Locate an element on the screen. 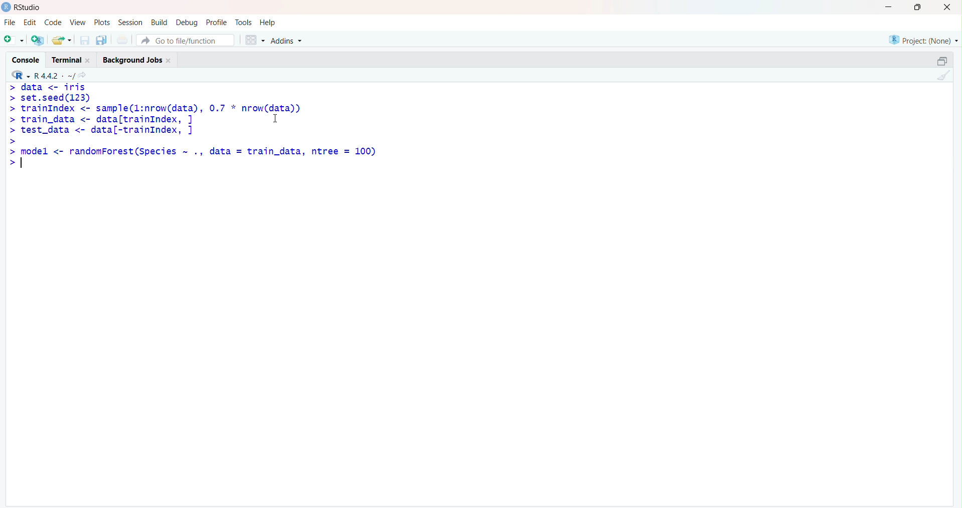 The width and height of the screenshot is (962, 508). Profile is located at coordinates (216, 22).